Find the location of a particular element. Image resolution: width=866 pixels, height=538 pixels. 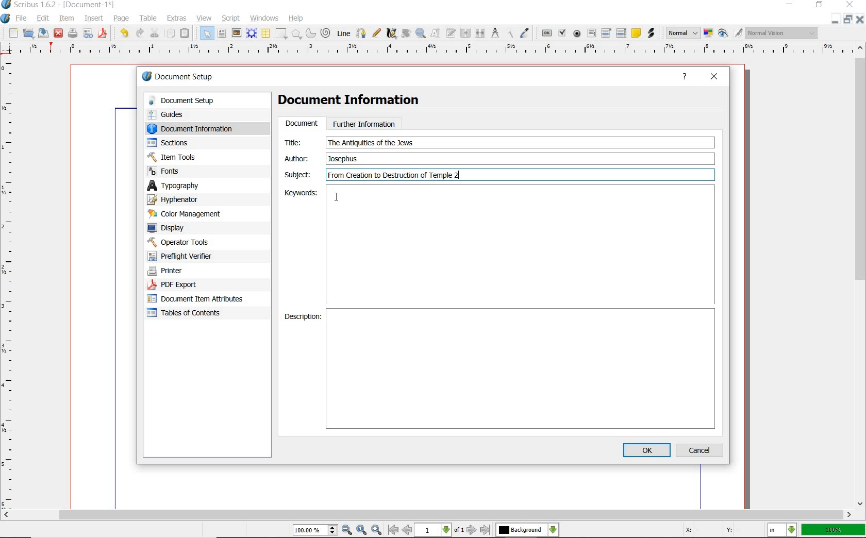

close is located at coordinates (861, 19).